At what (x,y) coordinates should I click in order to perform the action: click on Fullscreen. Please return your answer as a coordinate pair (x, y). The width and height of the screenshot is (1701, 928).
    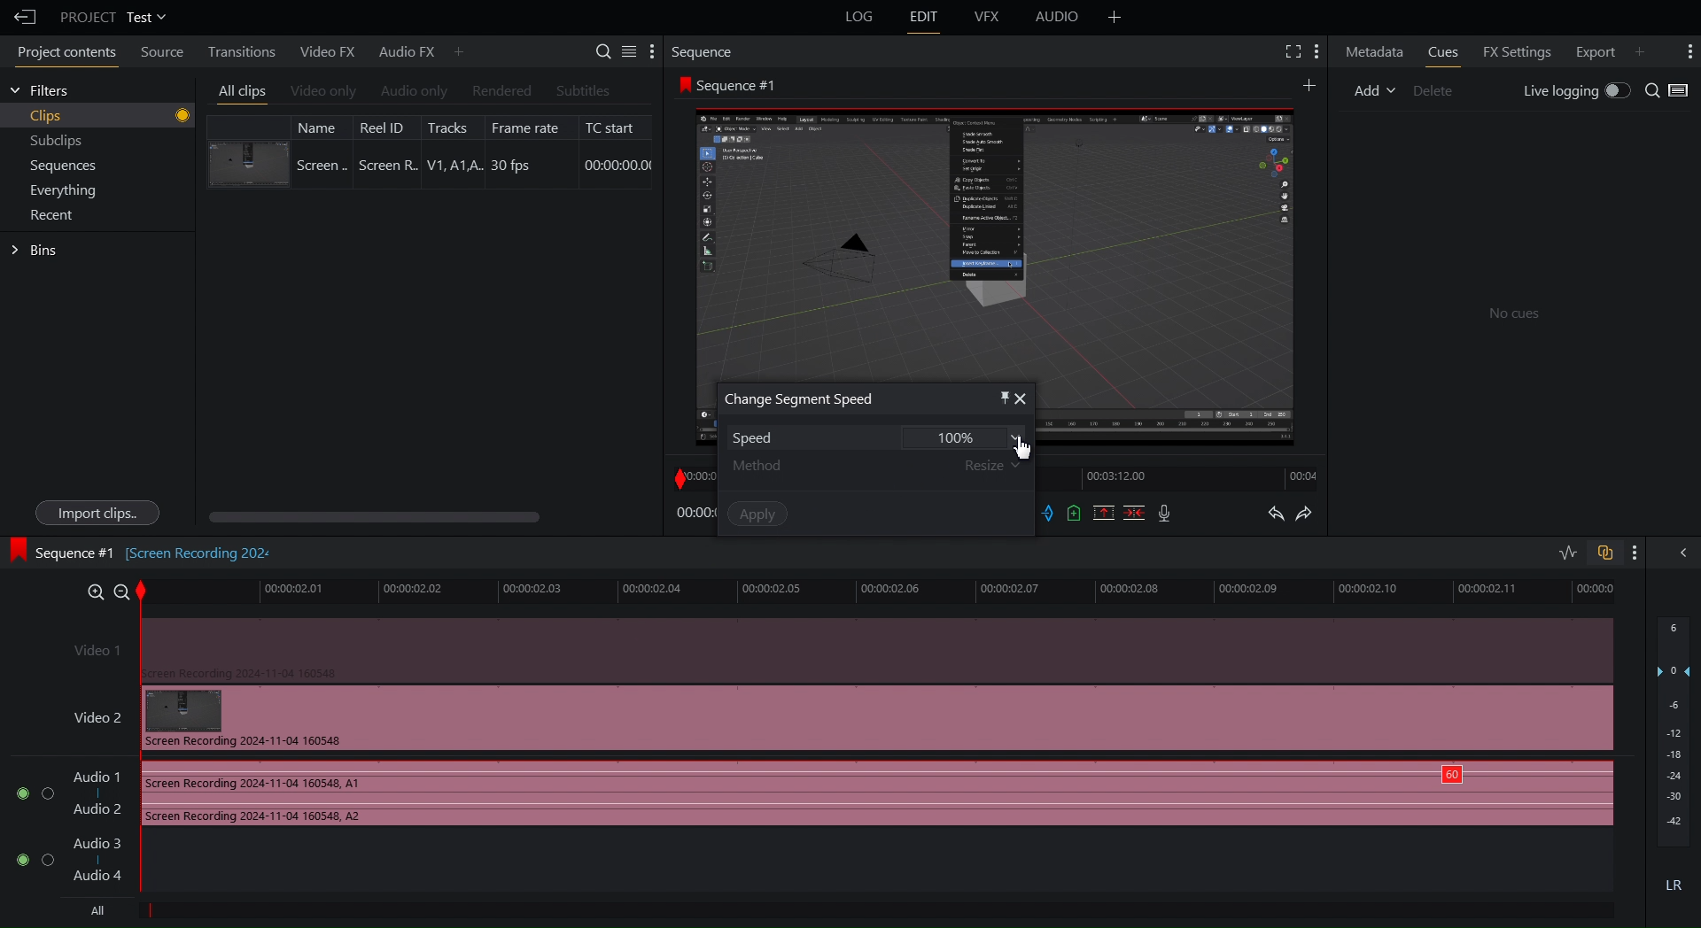
    Looking at the image, I should click on (1290, 51).